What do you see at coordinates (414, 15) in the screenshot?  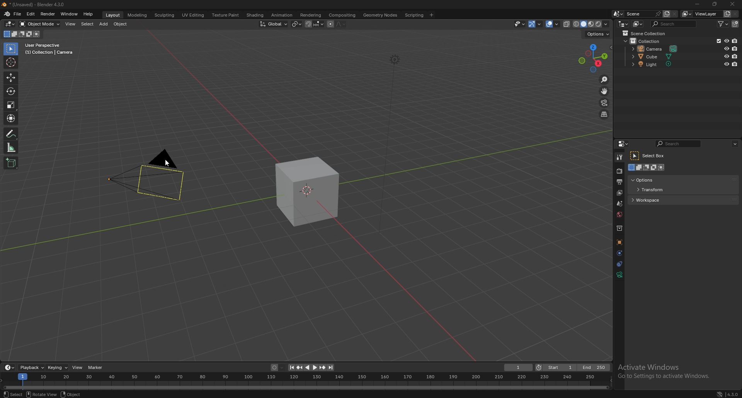 I see `scripting` at bounding box center [414, 15].